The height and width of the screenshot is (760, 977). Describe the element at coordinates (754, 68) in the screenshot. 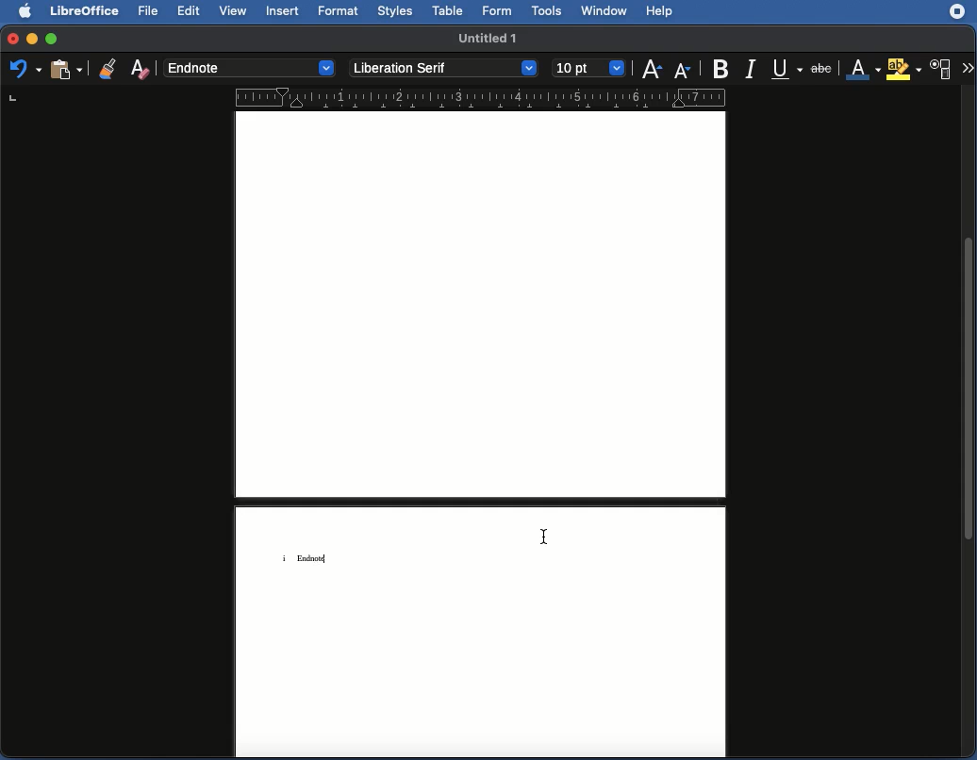

I see `Italics` at that location.